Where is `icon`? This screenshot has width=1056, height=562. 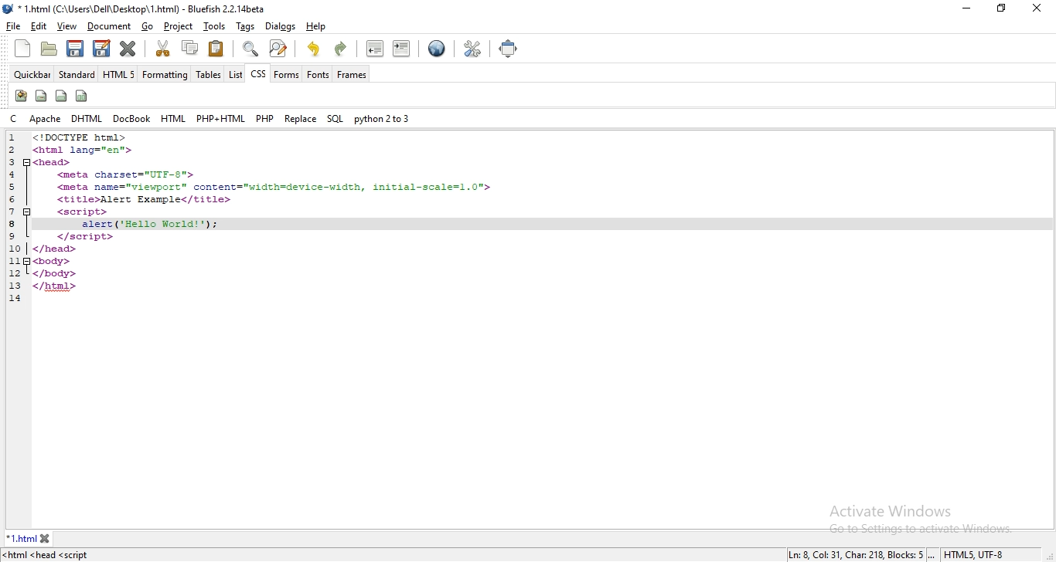
icon is located at coordinates (62, 96).